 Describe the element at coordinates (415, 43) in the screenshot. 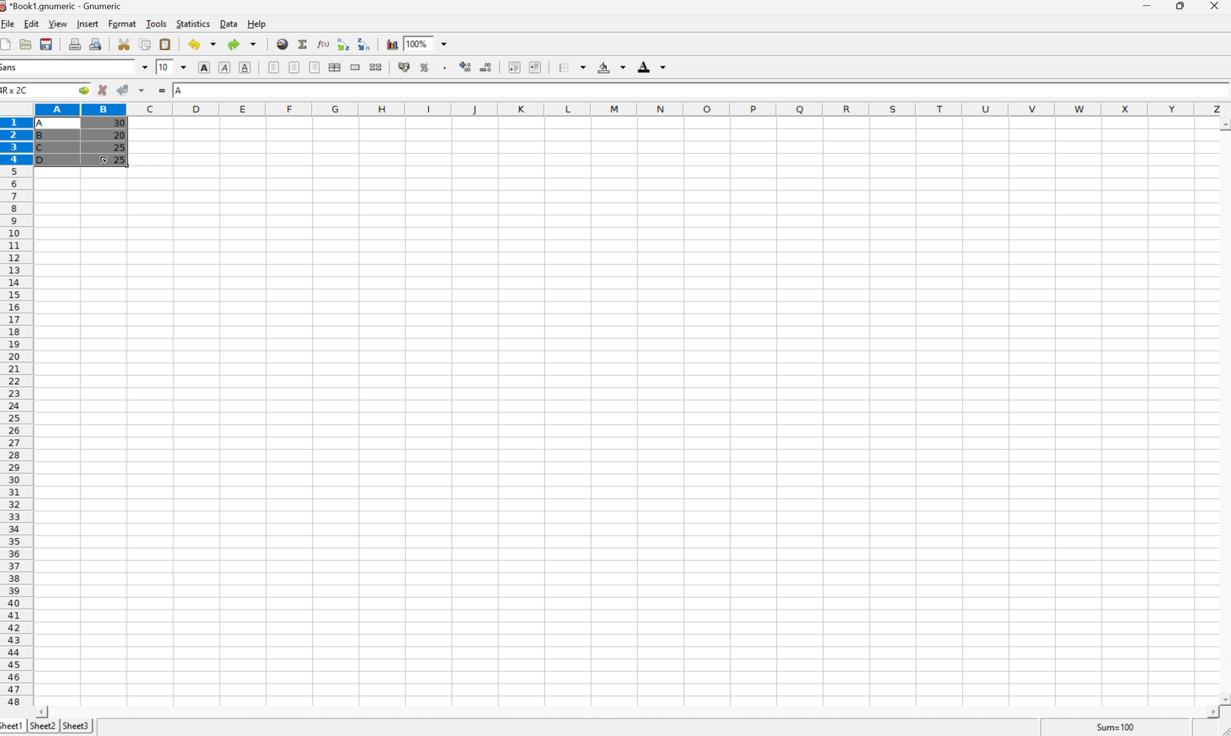

I see `100%` at that location.